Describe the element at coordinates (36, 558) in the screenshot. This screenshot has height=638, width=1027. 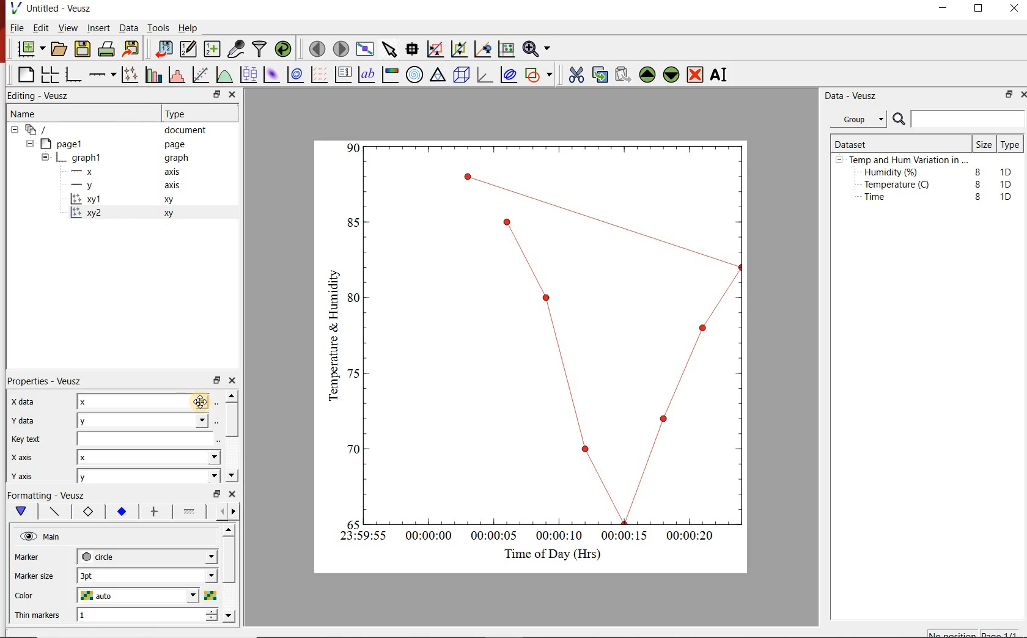
I see `Marker` at that location.